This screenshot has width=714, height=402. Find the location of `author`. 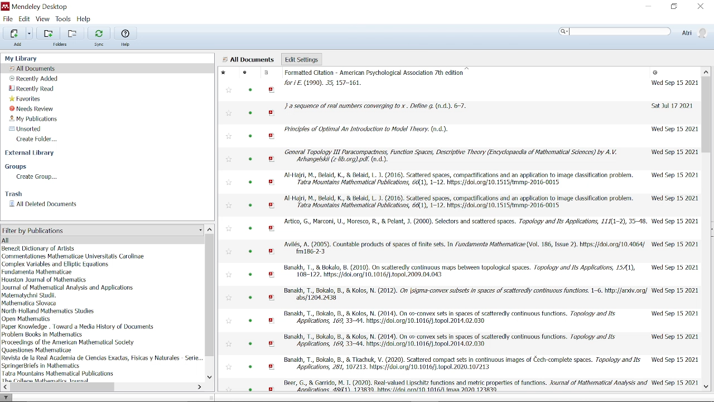

author is located at coordinates (48, 380).